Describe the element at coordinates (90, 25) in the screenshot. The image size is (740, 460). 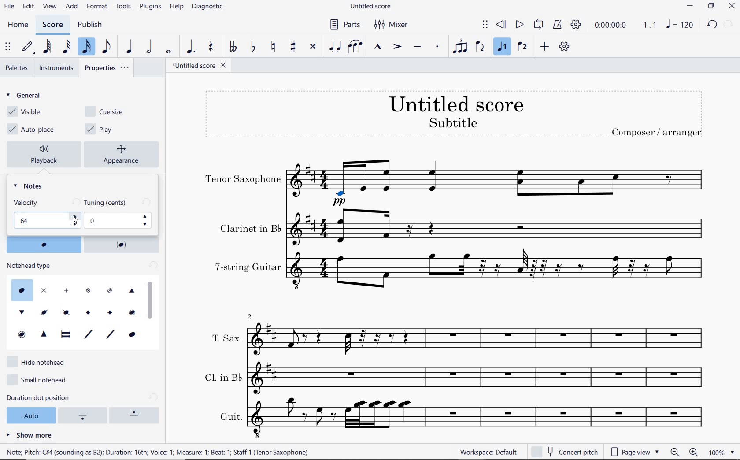
I see `PUBLISH` at that location.